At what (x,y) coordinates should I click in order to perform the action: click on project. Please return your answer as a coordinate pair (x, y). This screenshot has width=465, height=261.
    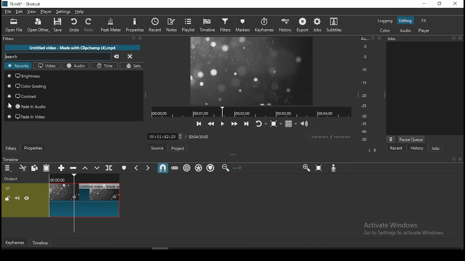
    Looking at the image, I should click on (177, 149).